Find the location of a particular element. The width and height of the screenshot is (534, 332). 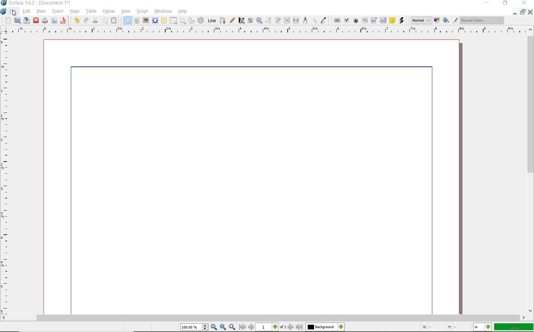

save as pdf is located at coordinates (63, 21).